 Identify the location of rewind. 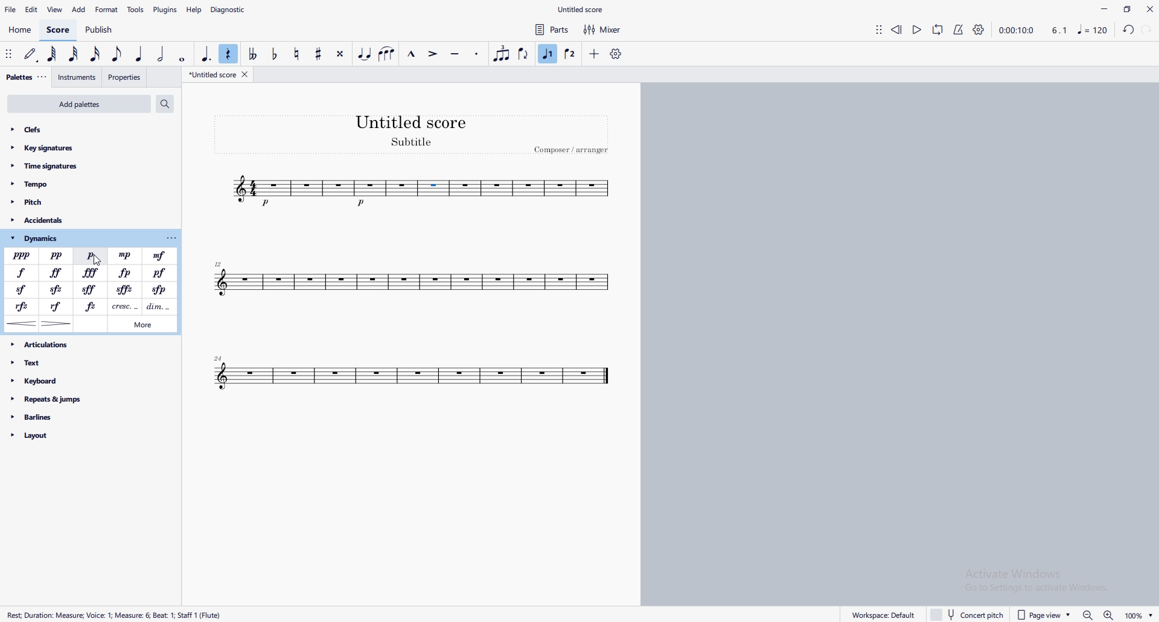
(896, 28).